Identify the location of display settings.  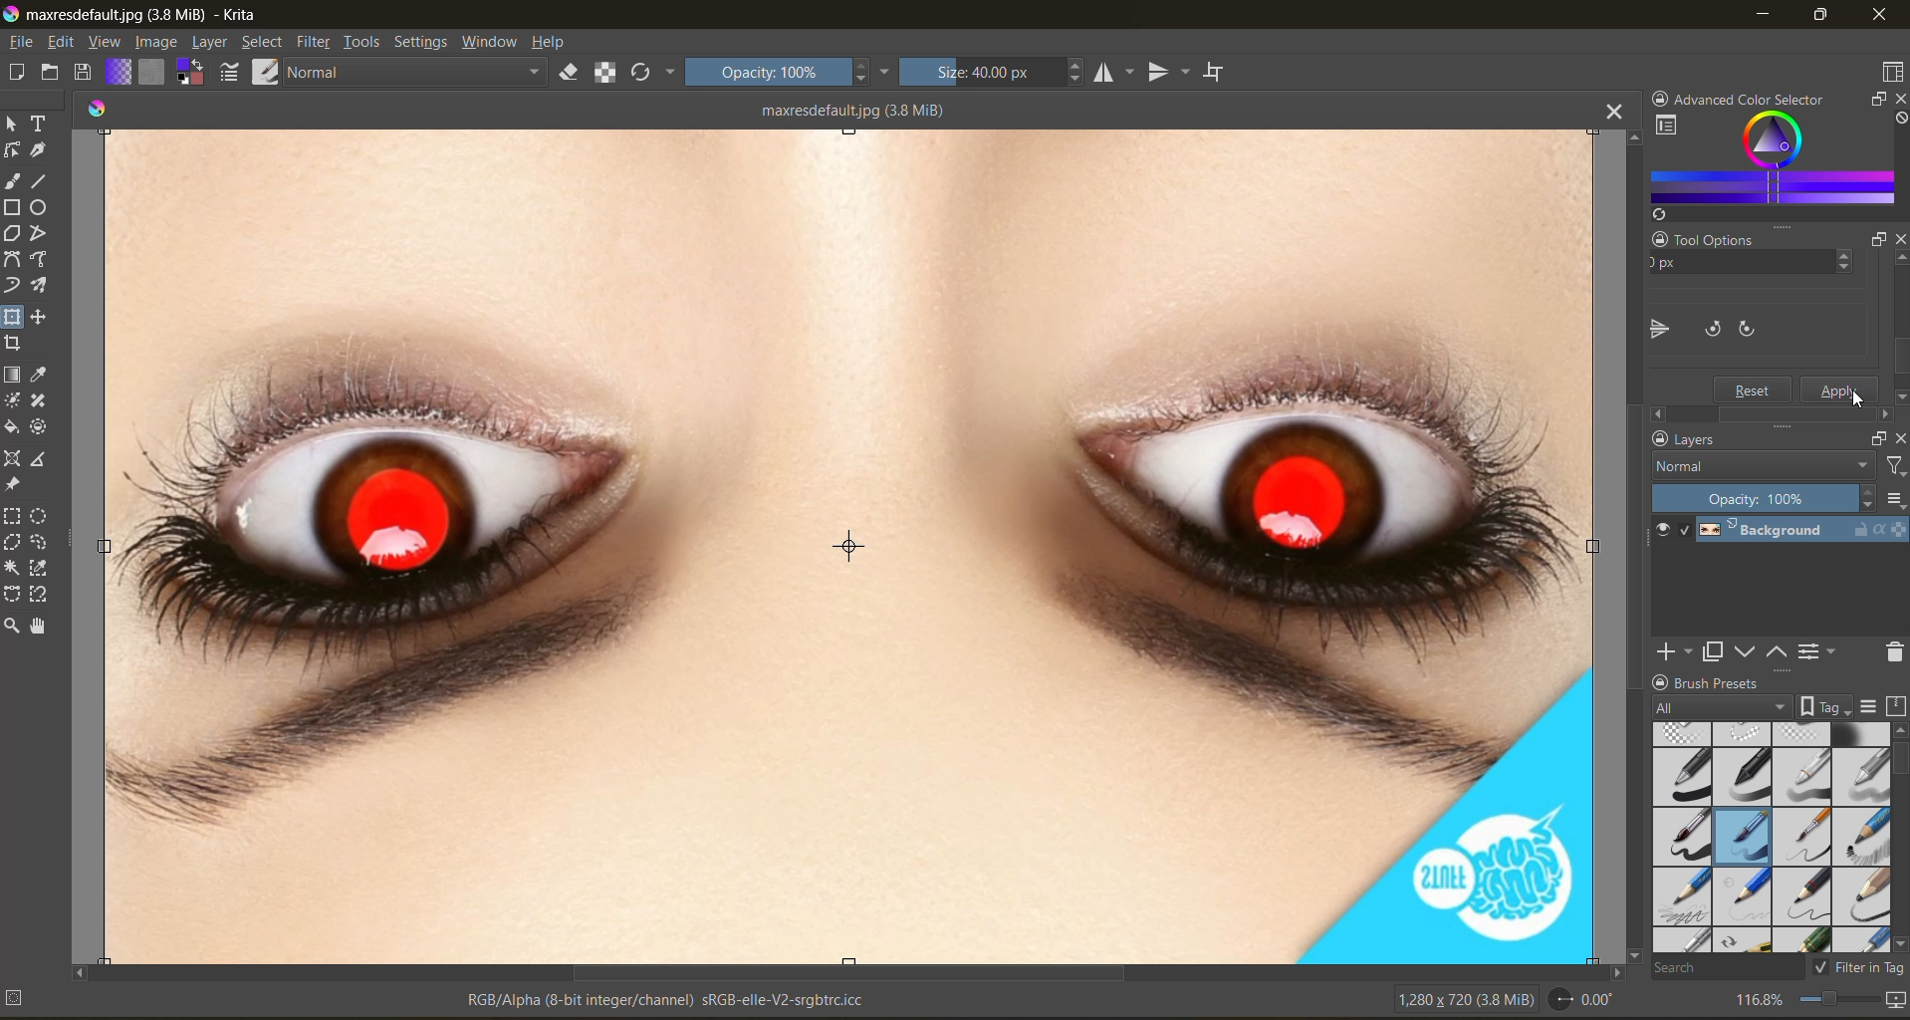
(1874, 705).